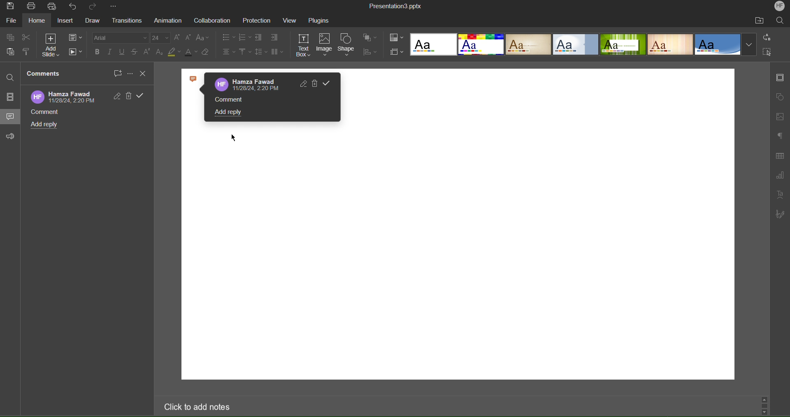  Describe the element at coordinates (220, 84) in the screenshot. I see `logo` at that location.